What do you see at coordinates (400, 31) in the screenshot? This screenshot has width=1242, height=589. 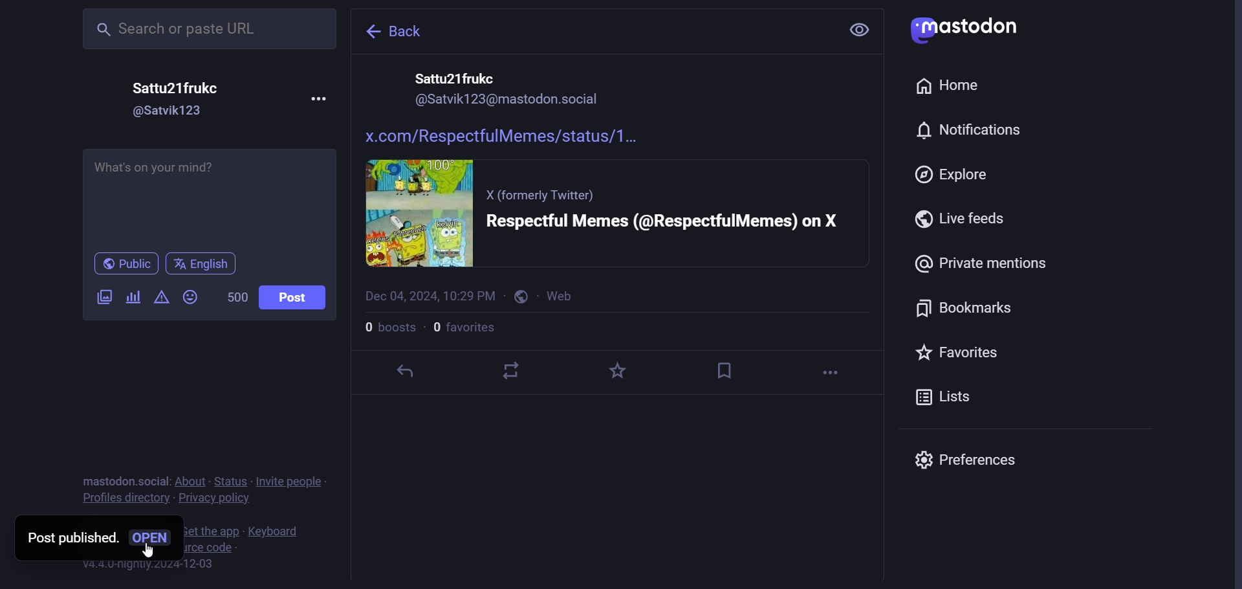 I see `back` at bounding box center [400, 31].